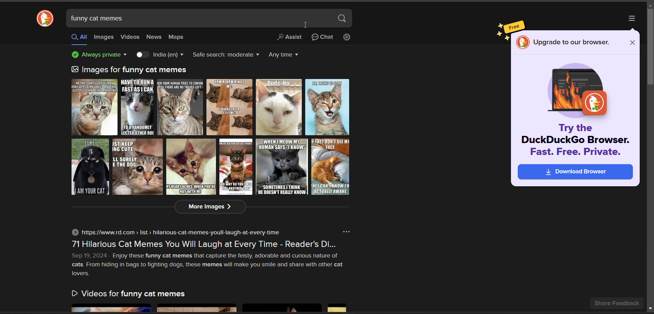  I want to click on icon, so click(523, 42).